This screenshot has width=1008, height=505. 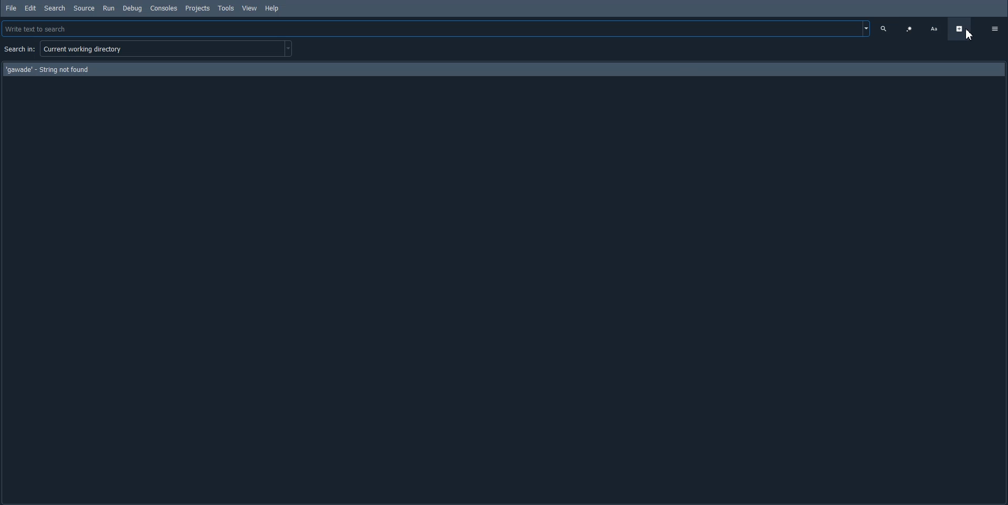 What do you see at coordinates (960, 29) in the screenshot?
I see `Hide advance option` at bounding box center [960, 29].